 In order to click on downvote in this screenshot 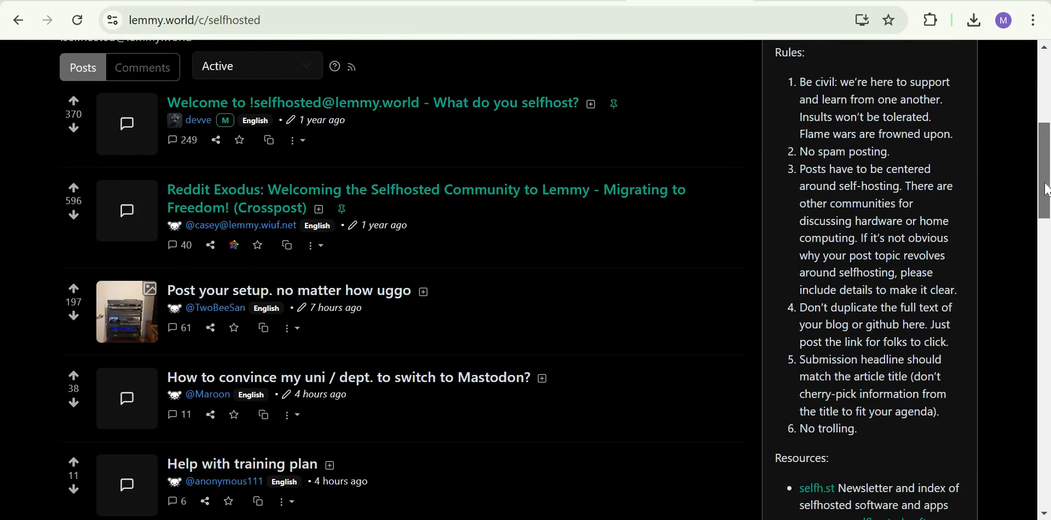, I will do `click(73, 128)`.